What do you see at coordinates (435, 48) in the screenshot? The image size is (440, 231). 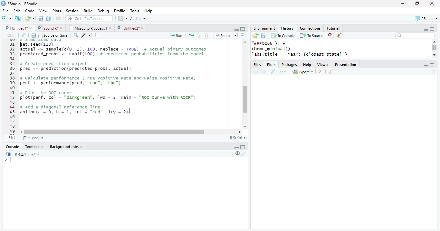 I see `scroll bar` at bounding box center [435, 48].